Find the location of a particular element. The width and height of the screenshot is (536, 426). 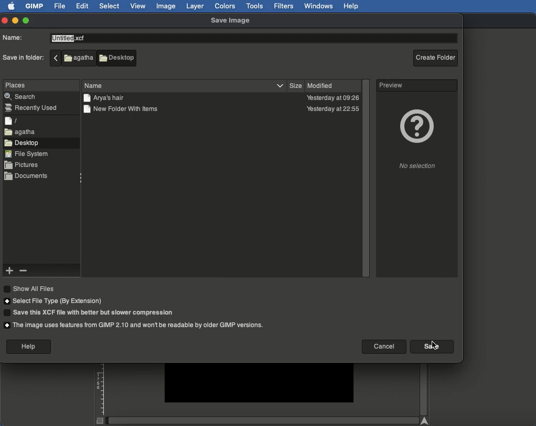

Collapse is located at coordinates (81, 178).